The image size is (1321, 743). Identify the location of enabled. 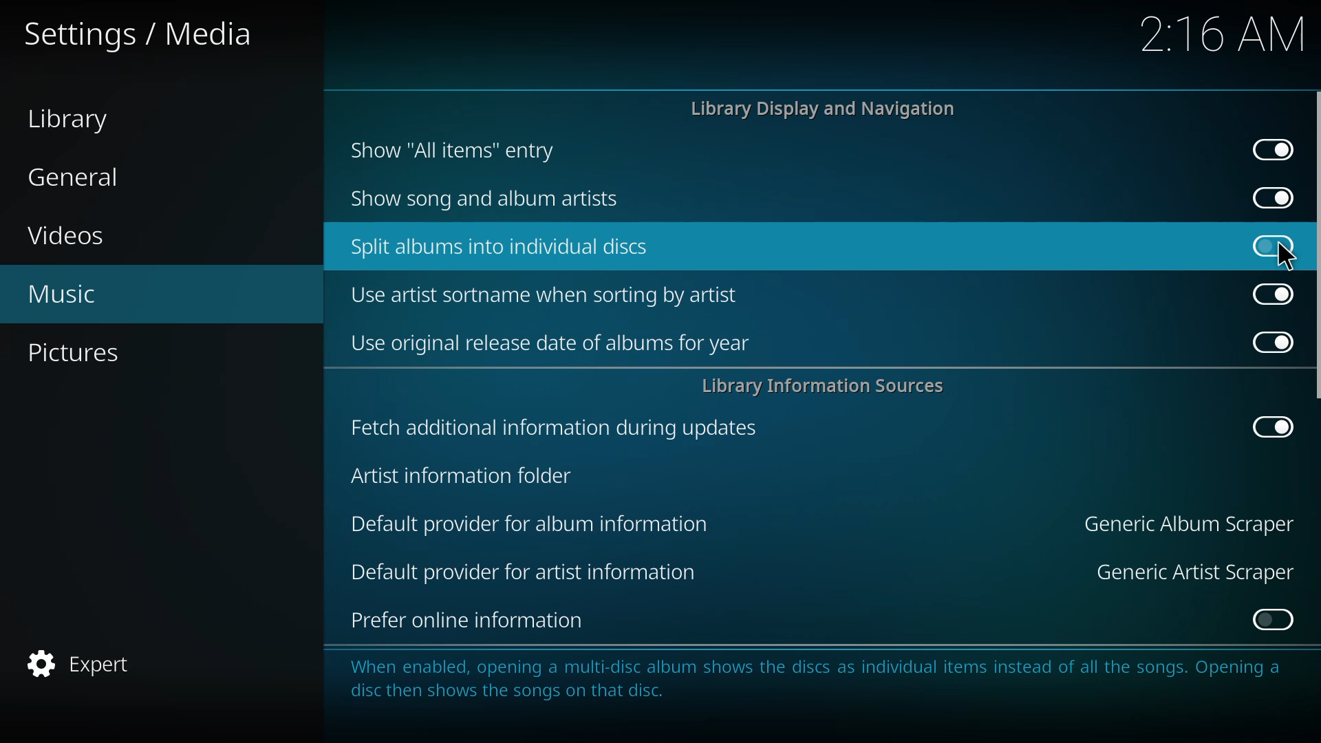
(1269, 150).